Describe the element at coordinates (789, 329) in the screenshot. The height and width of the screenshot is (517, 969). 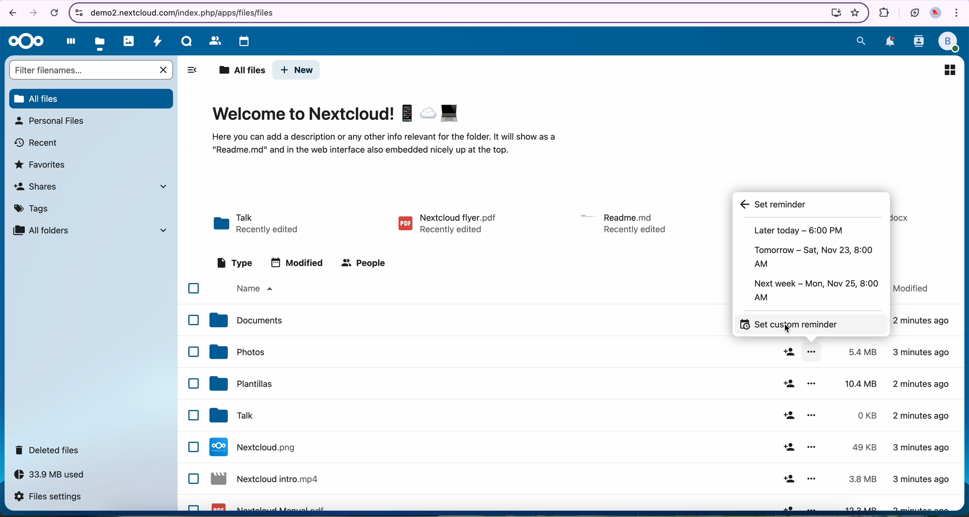
I see `cursor` at that location.